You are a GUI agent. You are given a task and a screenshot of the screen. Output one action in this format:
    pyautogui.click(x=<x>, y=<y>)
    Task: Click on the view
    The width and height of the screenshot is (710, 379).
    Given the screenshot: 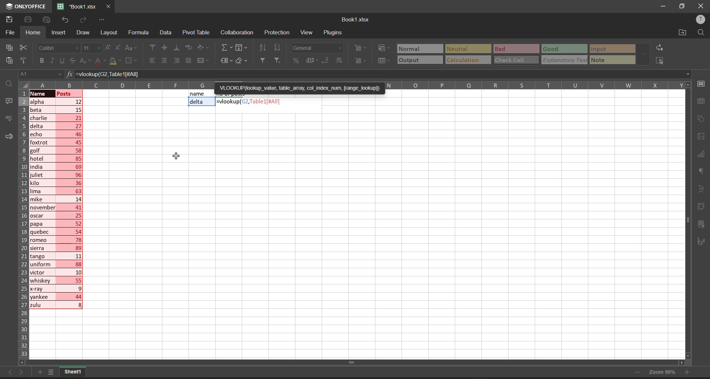 What is the action you would take?
    pyautogui.click(x=307, y=33)
    